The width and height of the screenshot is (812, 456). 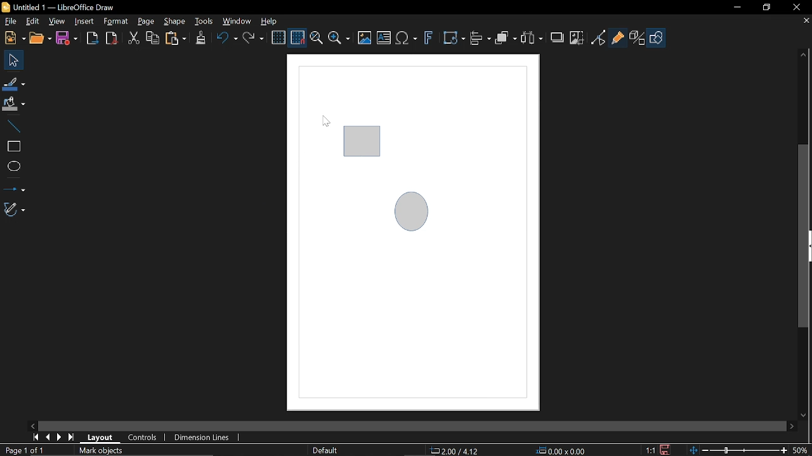 I want to click on Close, so click(x=798, y=7).